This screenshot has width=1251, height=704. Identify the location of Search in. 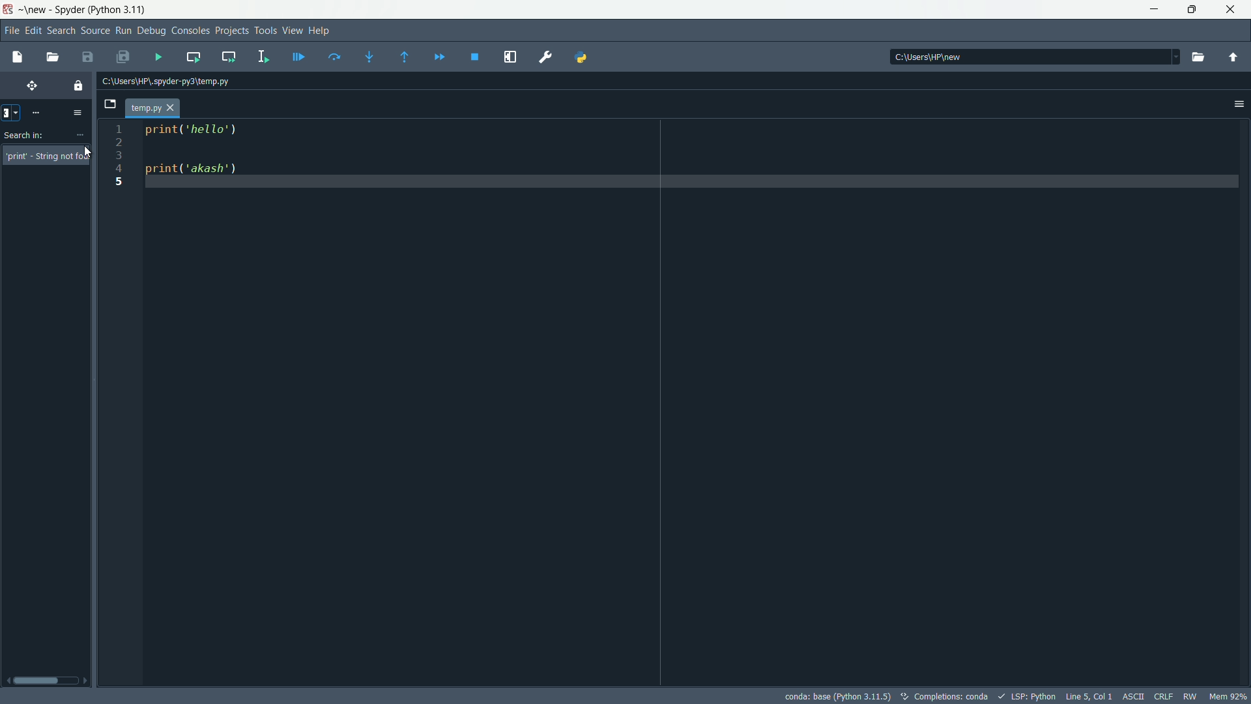
(32, 136).